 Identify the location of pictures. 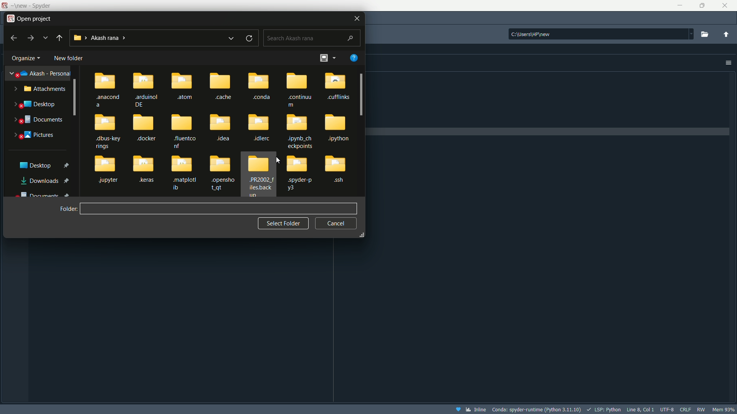
(36, 135).